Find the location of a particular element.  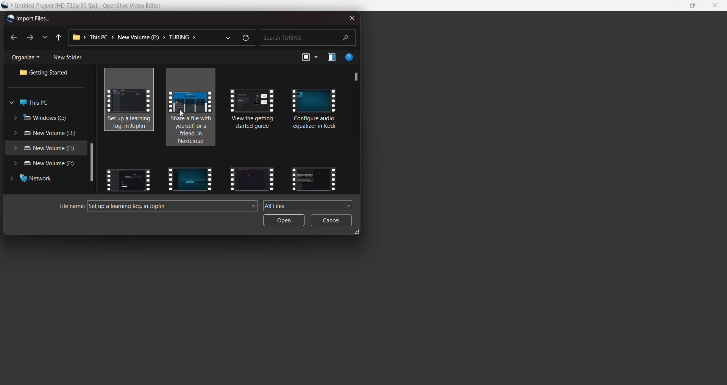

selected video is located at coordinates (132, 101).